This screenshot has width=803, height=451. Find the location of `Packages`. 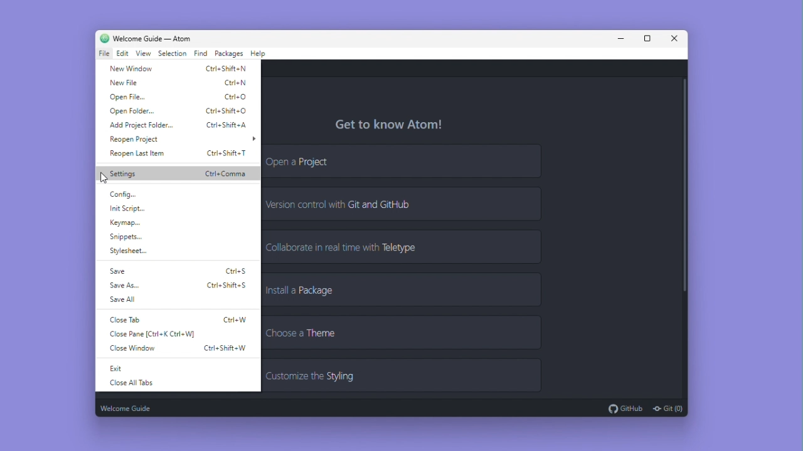

Packages is located at coordinates (229, 53).